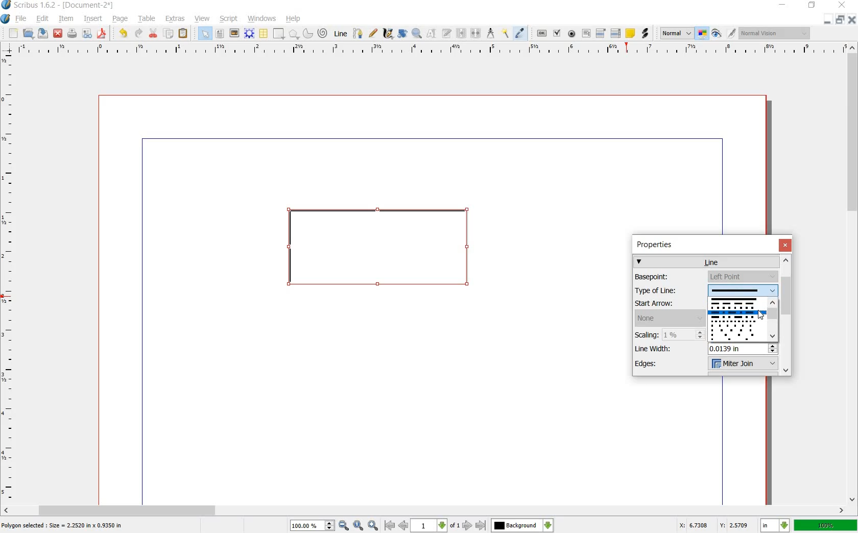 The image size is (858, 533). What do you see at coordinates (674, 33) in the screenshot?
I see `SELECT THE IMAGE PREVIEW QUALITY` at bounding box center [674, 33].